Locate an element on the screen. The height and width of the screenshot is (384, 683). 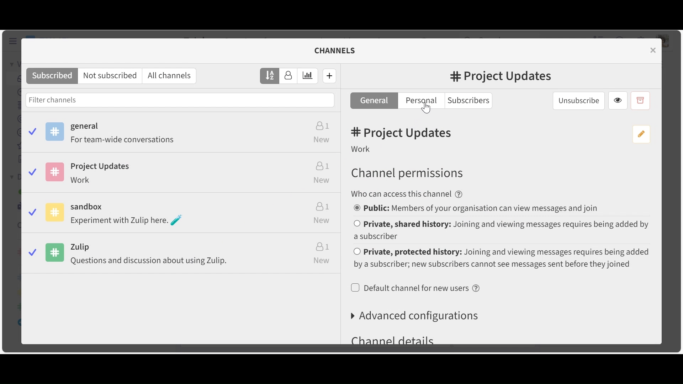
Advanced configurations is located at coordinates (416, 316).